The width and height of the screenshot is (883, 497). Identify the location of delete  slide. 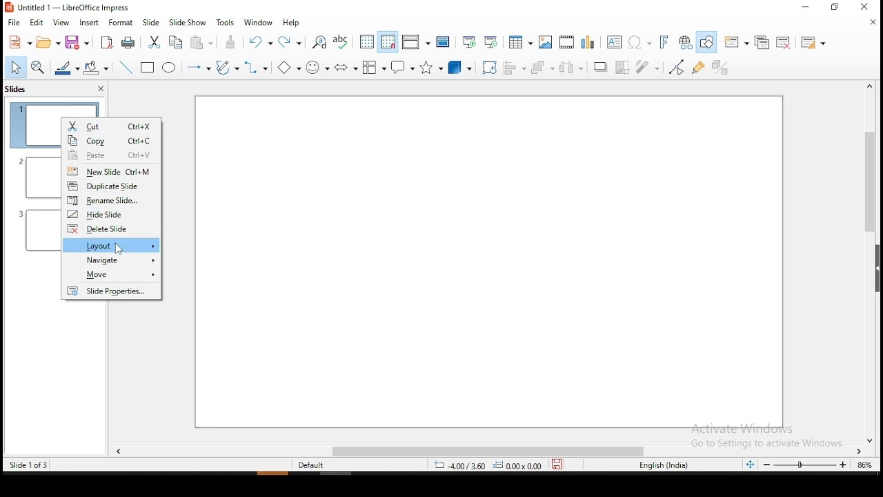
(786, 43).